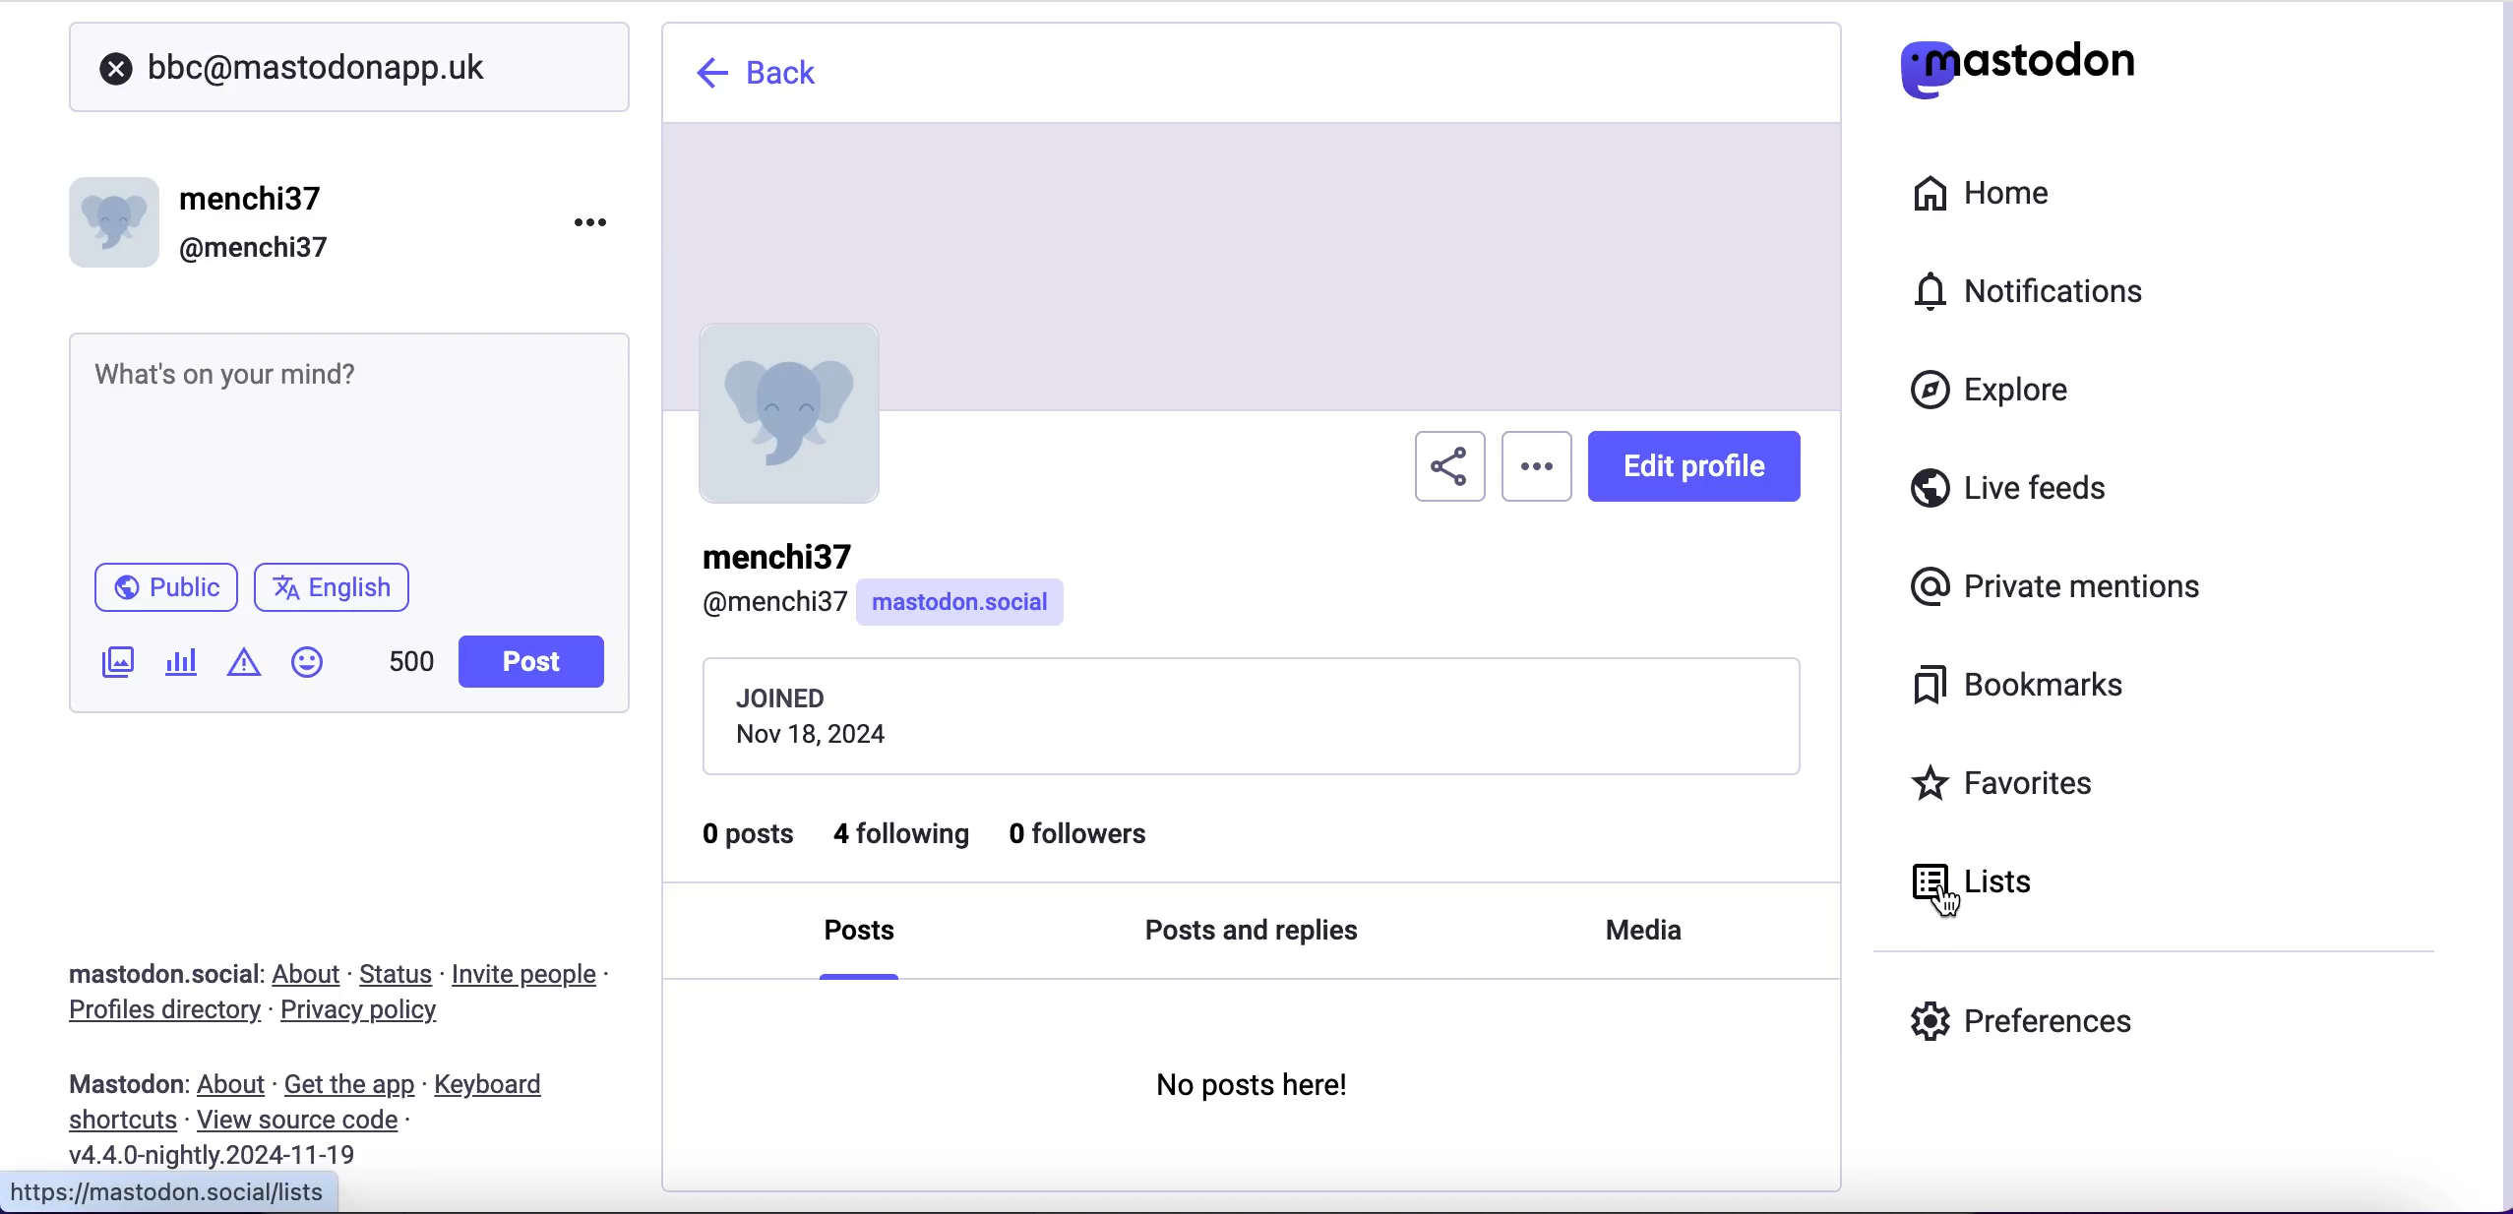  Describe the element at coordinates (305, 1122) in the screenshot. I see `view source code` at that location.